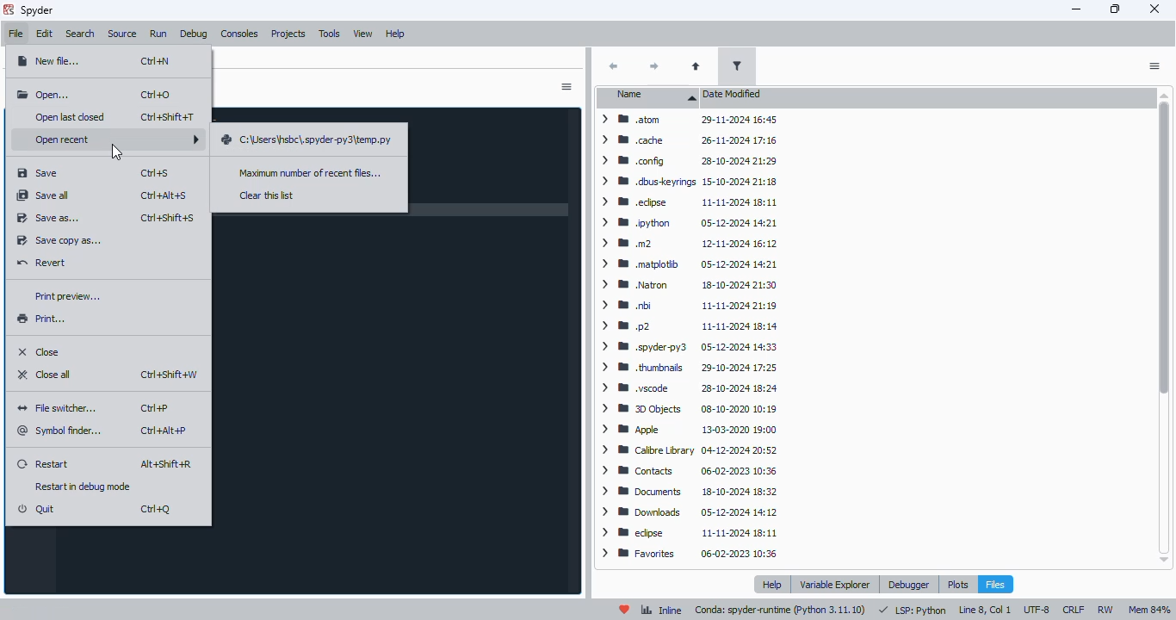 The width and height of the screenshot is (1176, 620). I want to click on debugger, so click(907, 584).